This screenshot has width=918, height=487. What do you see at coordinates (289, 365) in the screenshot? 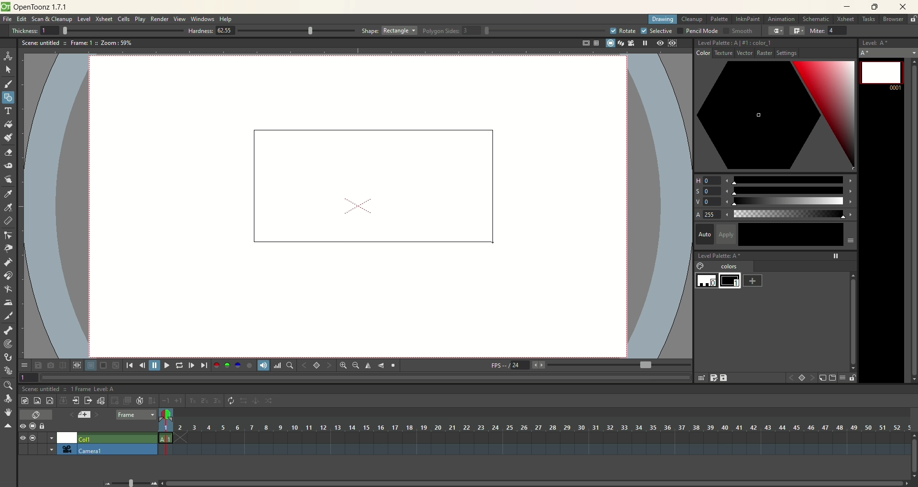
I see `locator` at bounding box center [289, 365].